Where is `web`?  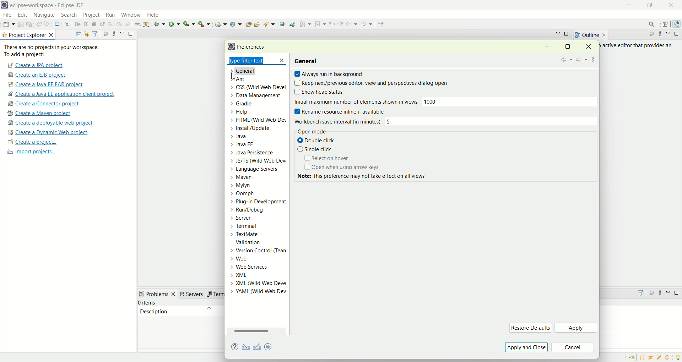 web is located at coordinates (258, 259).